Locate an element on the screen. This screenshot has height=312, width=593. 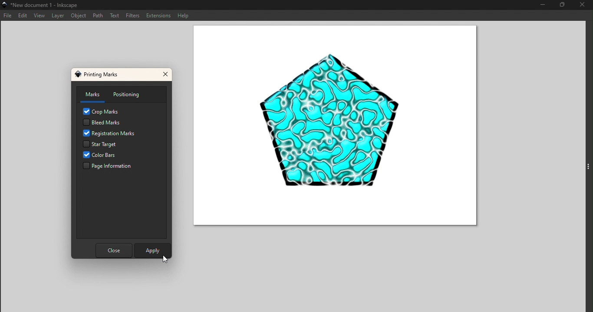
Filters is located at coordinates (133, 16).